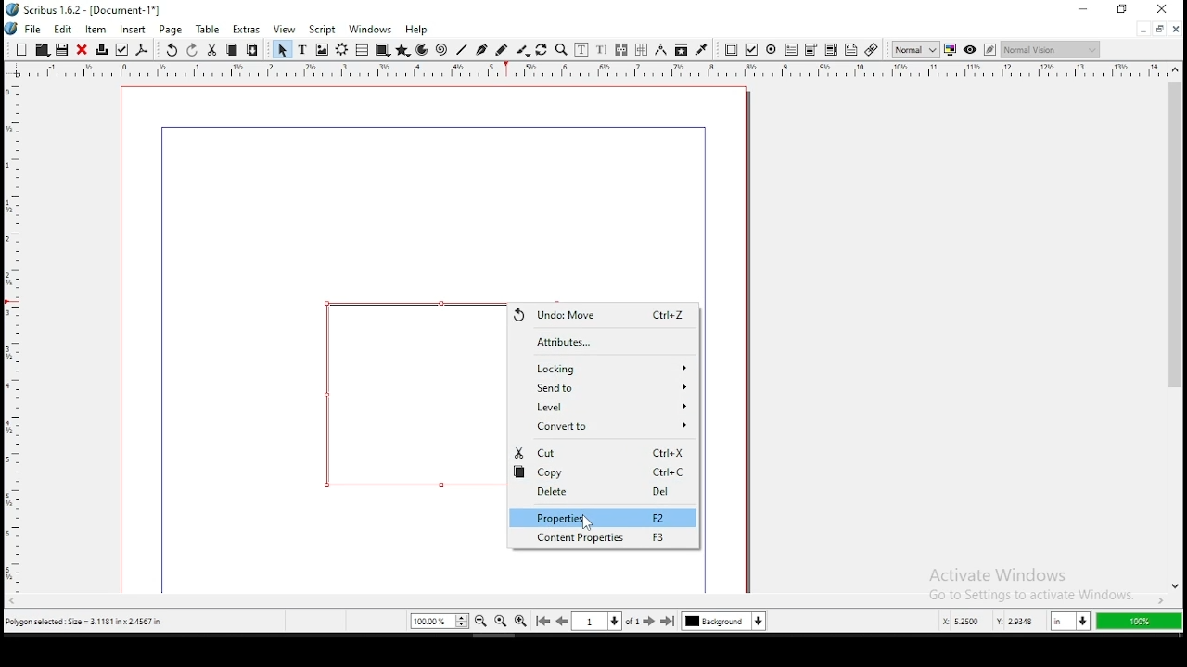 This screenshot has width=1187, height=667. Describe the element at coordinates (661, 50) in the screenshot. I see `measurement` at that location.